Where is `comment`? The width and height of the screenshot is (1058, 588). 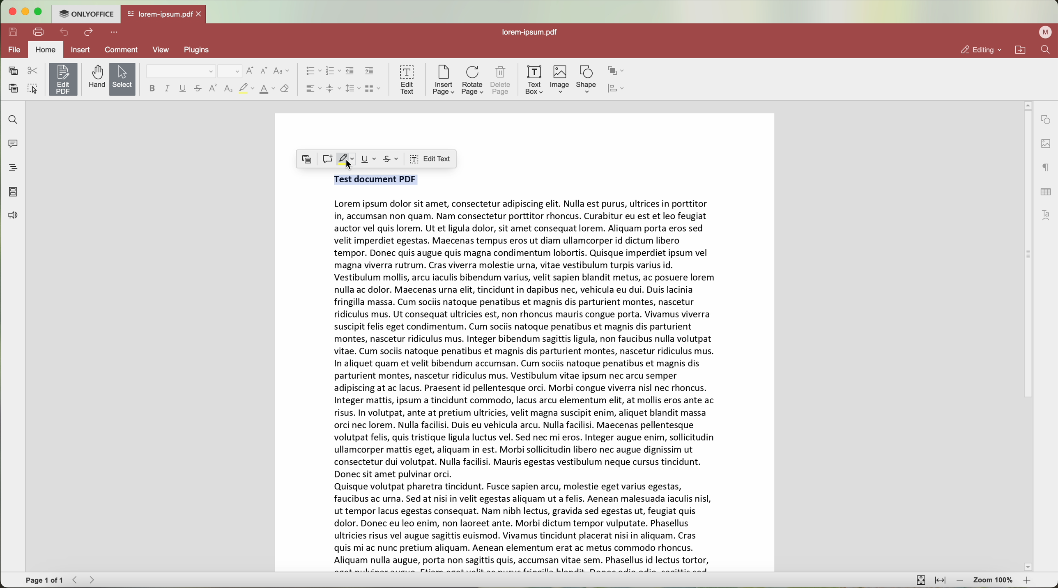
comment is located at coordinates (328, 160).